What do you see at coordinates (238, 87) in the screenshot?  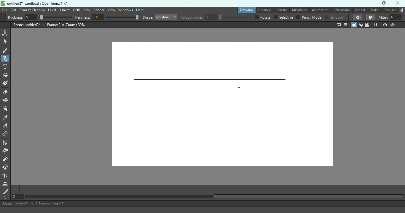 I see `Cursor` at bounding box center [238, 87].